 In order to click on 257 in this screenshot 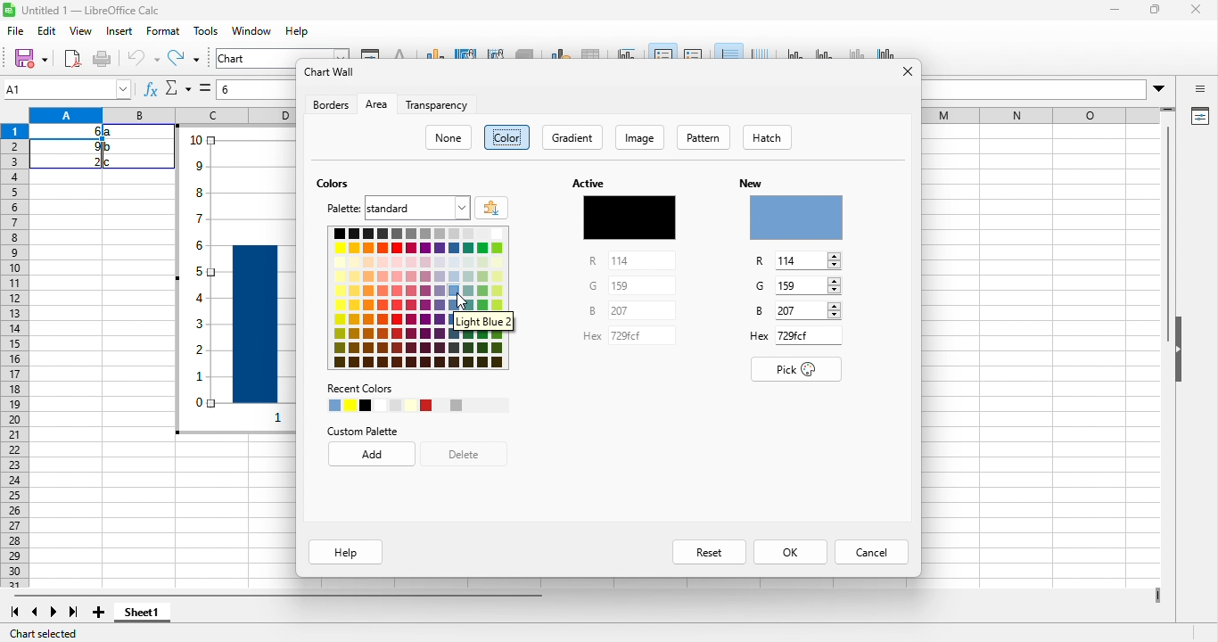, I will do `click(809, 312)`.